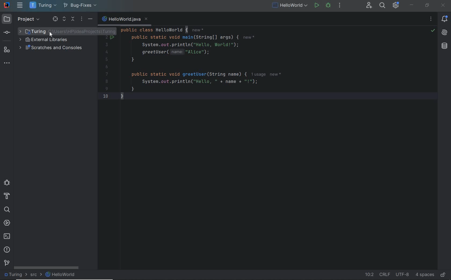 The image size is (451, 280). What do you see at coordinates (47, 268) in the screenshot?
I see `scrollbar` at bounding box center [47, 268].